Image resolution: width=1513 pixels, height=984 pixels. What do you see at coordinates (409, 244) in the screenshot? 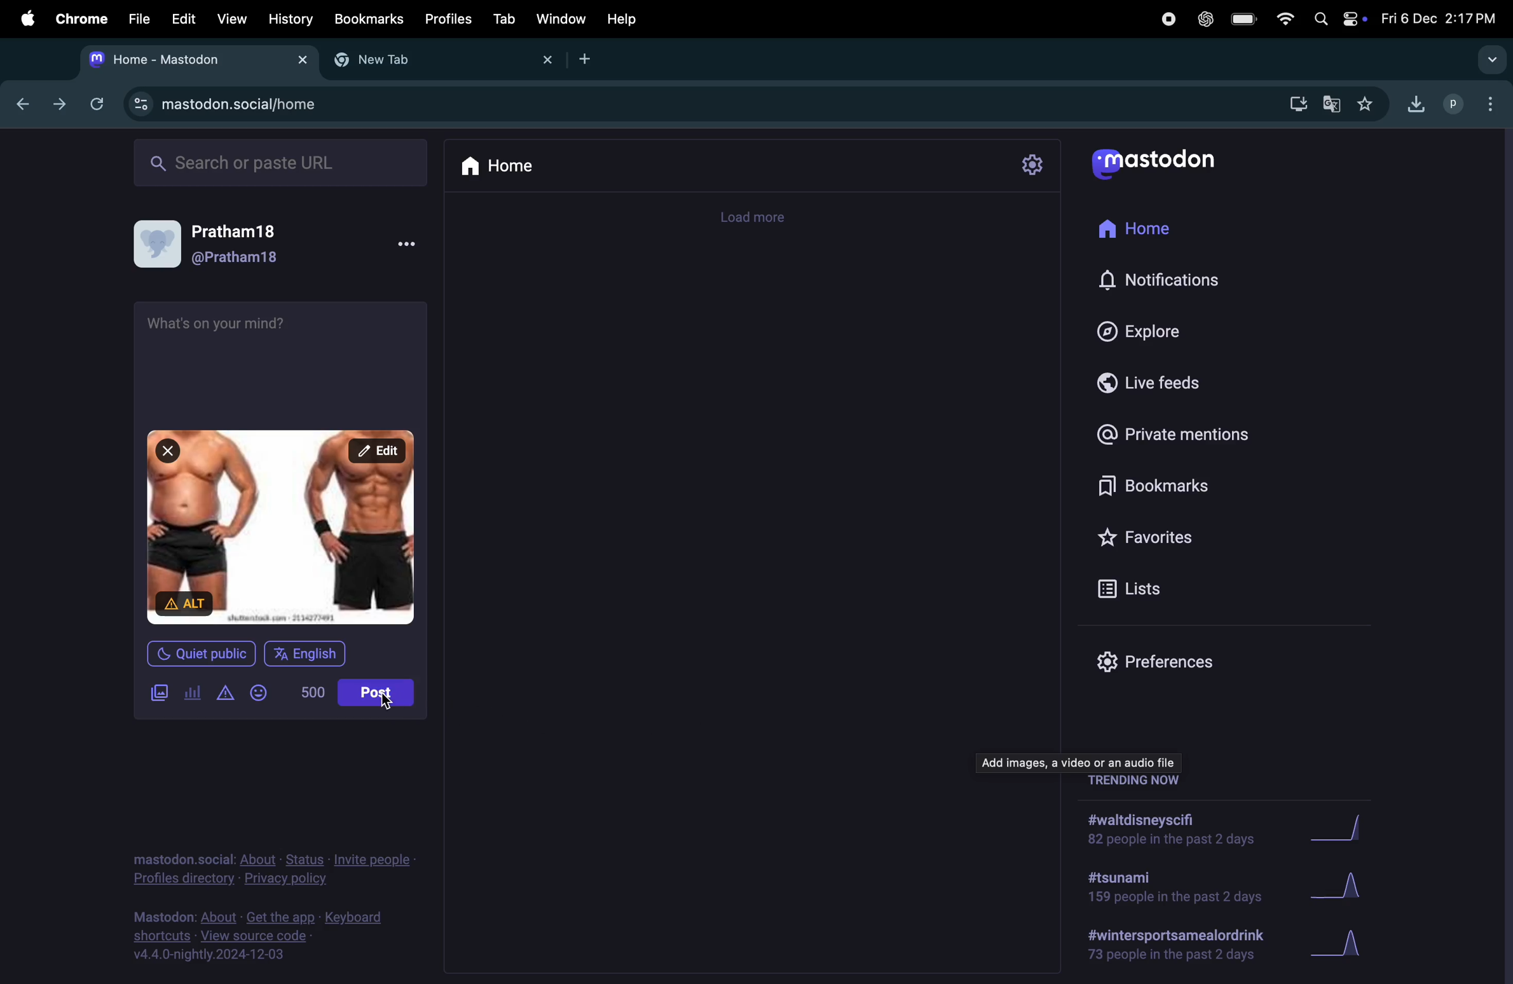
I see `options` at bounding box center [409, 244].